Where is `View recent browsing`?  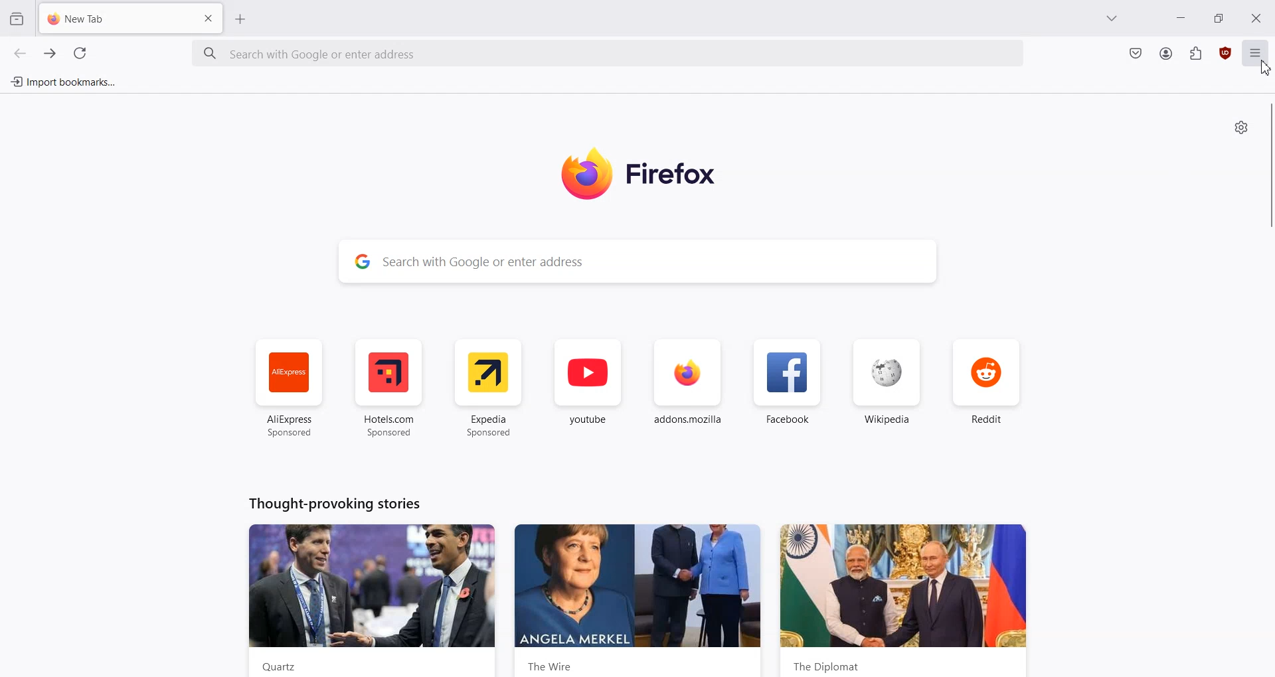
View recent browsing is located at coordinates (16, 17).